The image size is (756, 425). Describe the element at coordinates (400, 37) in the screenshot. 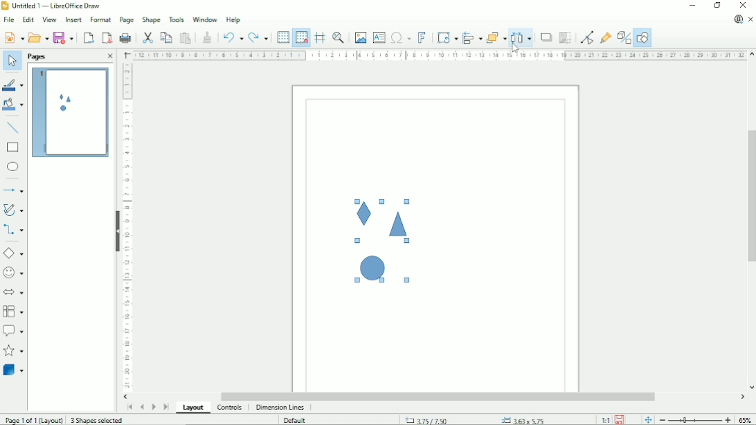

I see `Insert special characters` at that location.